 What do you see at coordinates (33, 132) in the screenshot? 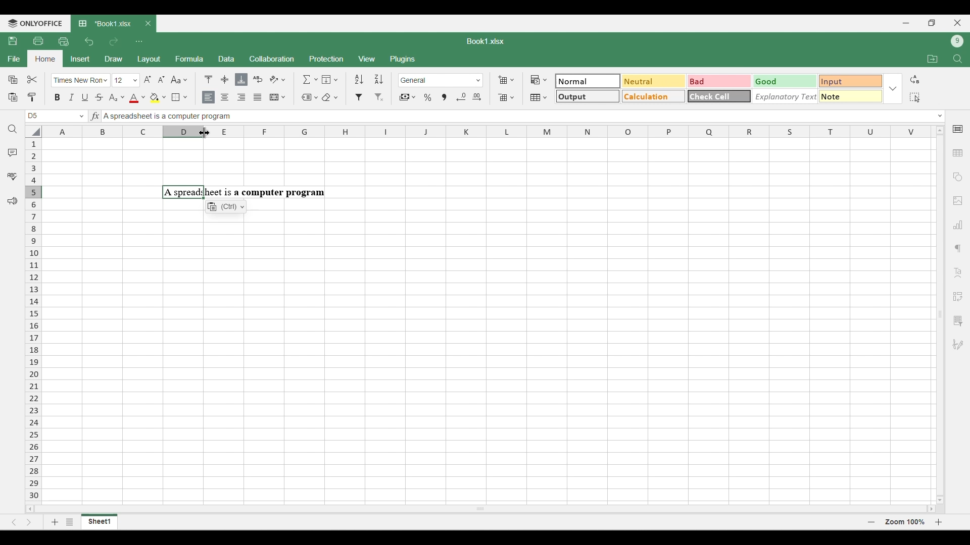
I see `Select all column and rows` at bounding box center [33, 132].